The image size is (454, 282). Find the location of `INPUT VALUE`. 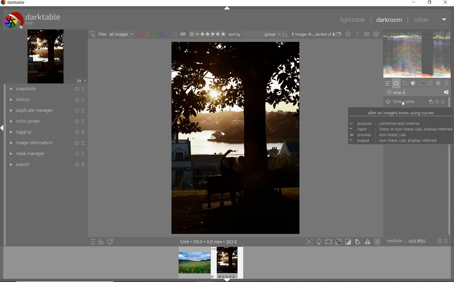

INPUT VALUE is located at coordinates (401, 92).